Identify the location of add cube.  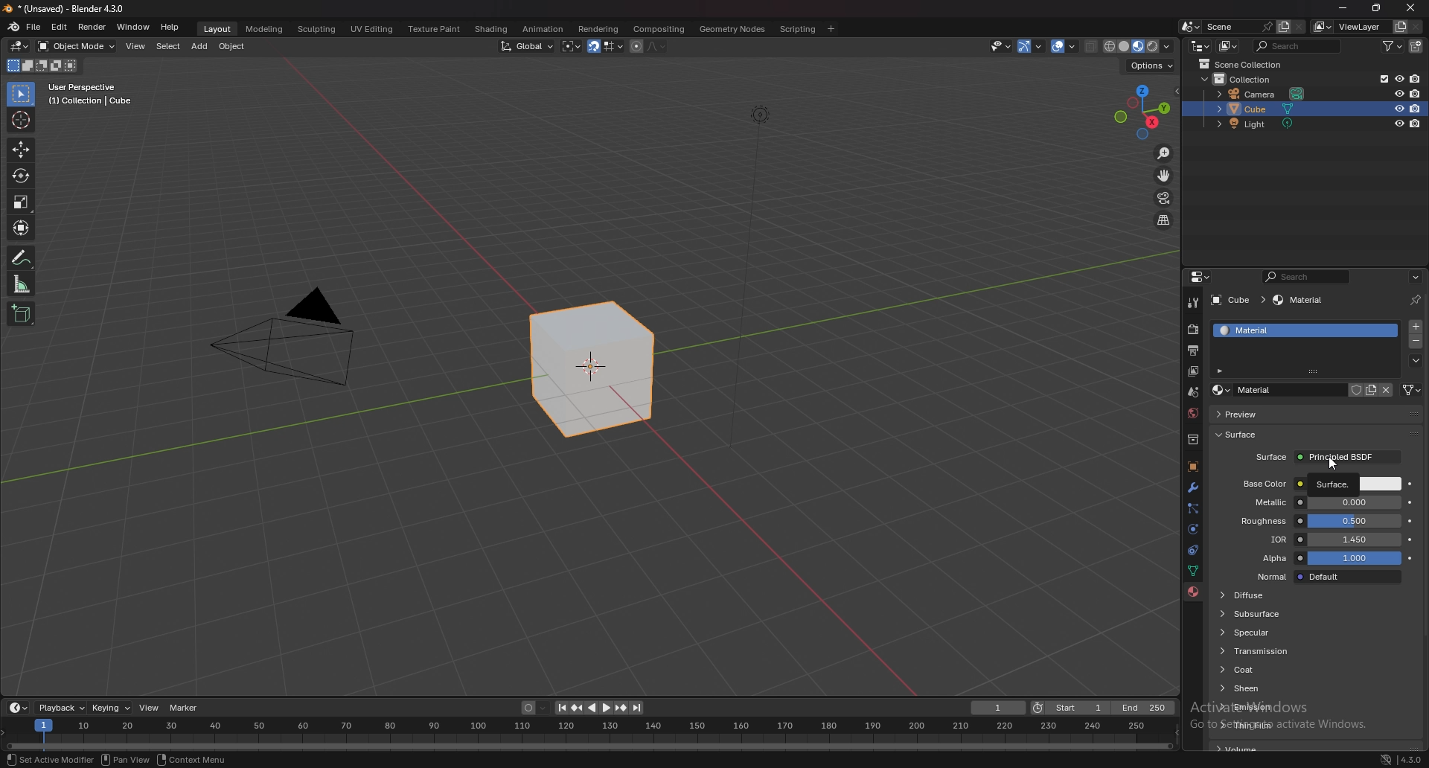
(21, 315).